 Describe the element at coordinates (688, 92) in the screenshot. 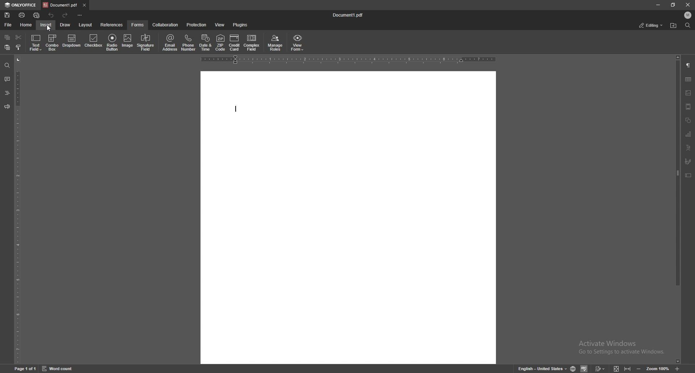

I see `image` at that location.